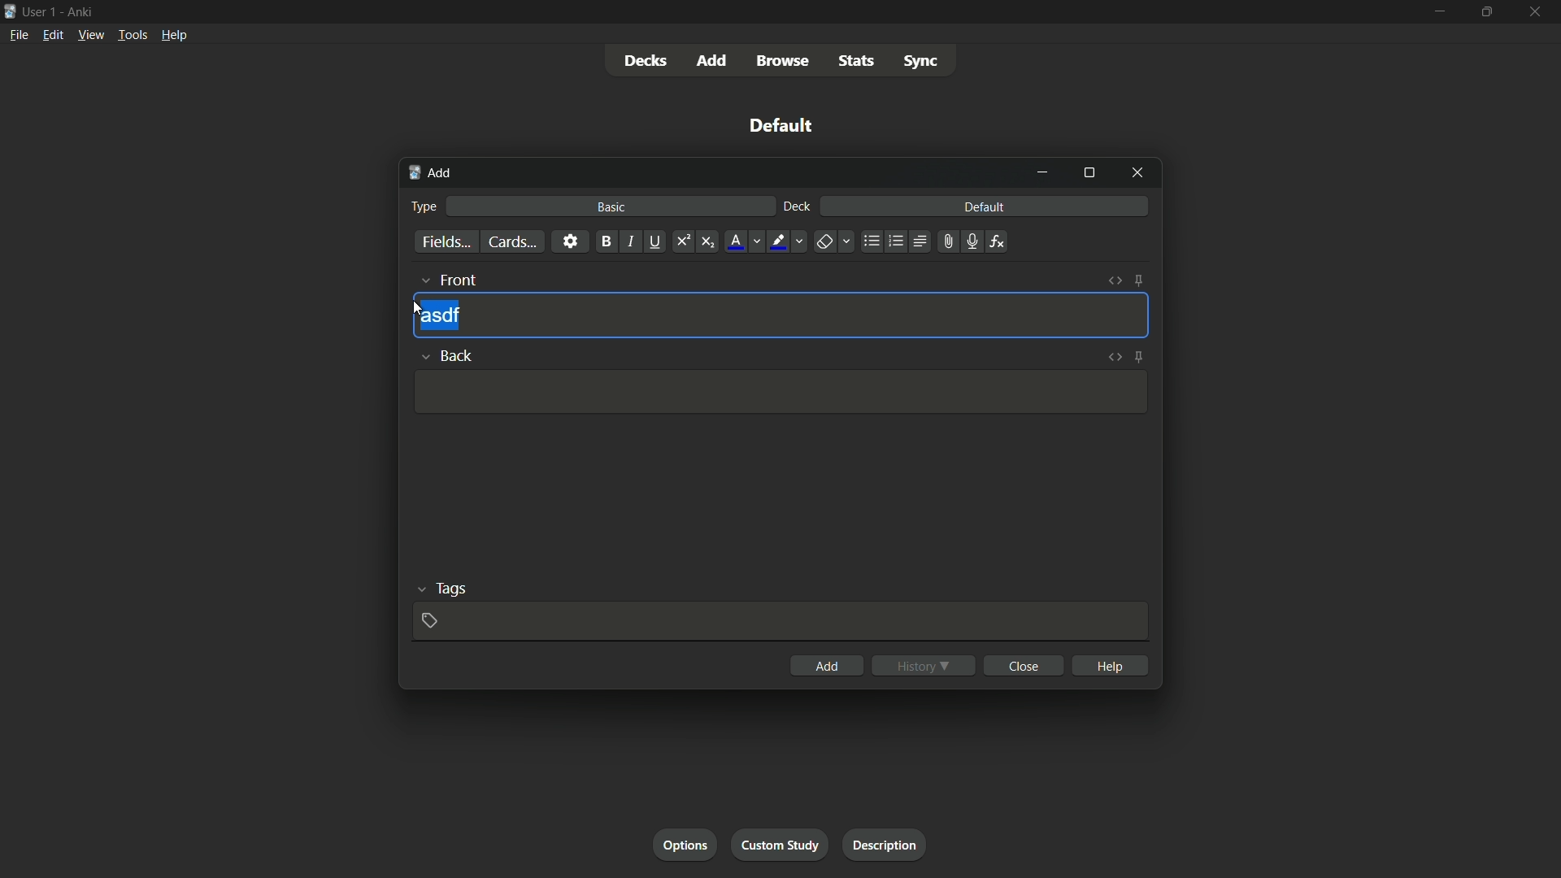  What do you see at coordinates (1138, 355) in the screenshot?
I see `toggle sticky` at bounding box center [1138, 355].